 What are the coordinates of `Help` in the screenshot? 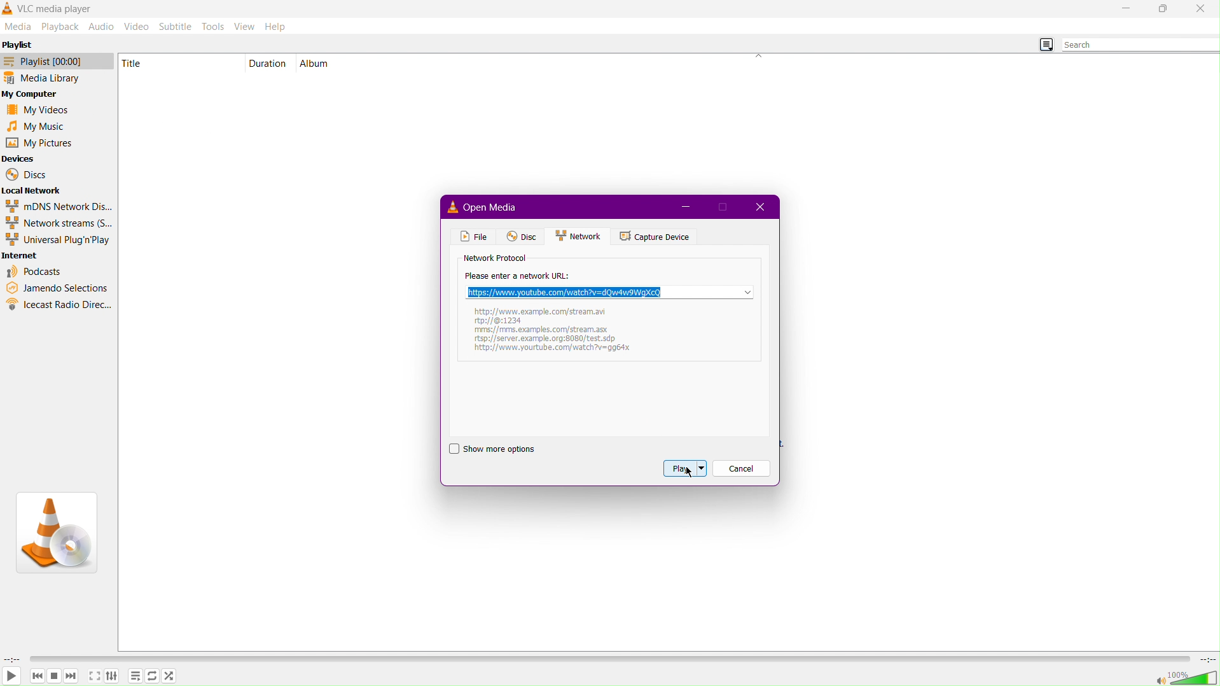 It's located at (275, 27).